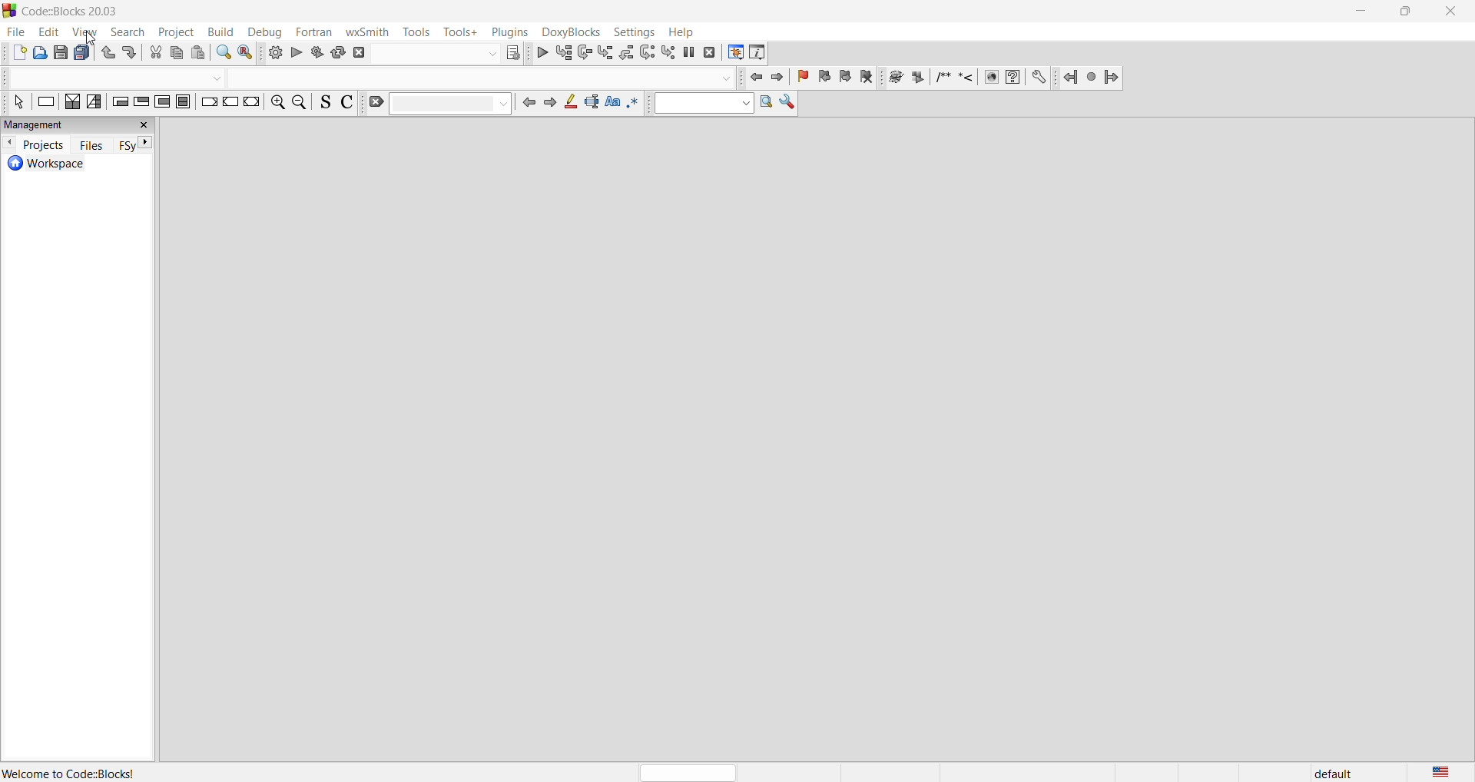 The image size is (1475, 782). What do you see at coordinates (966, 78) in the screenshot?
I see `Insert line` at bounding box center [966, 78].